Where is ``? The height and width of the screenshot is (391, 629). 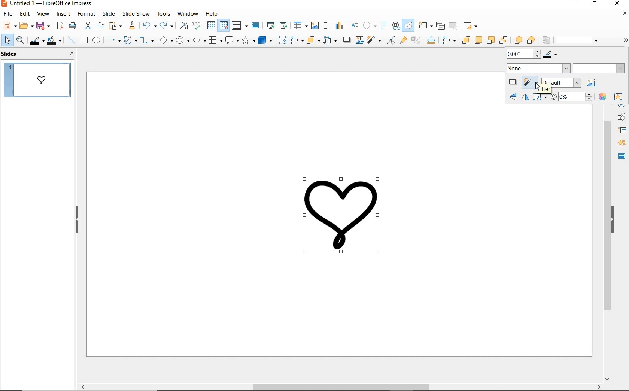  is located at coordinates (449, 40).